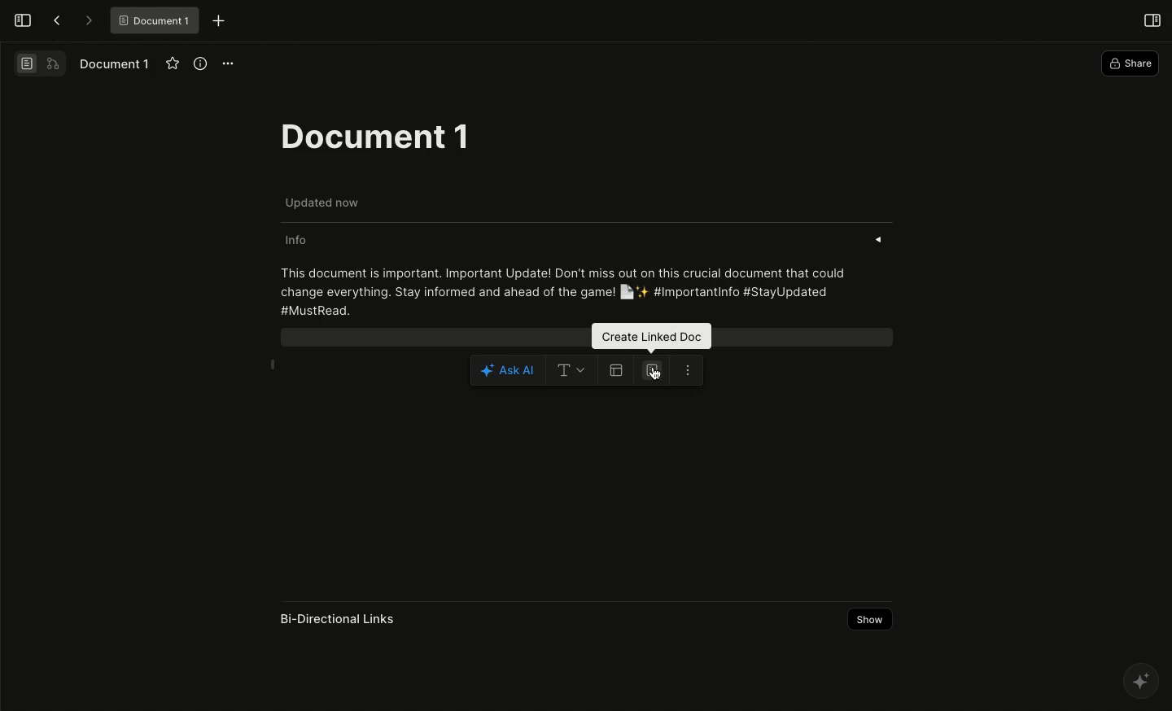  I want to click on Text options, so click(570, 371).